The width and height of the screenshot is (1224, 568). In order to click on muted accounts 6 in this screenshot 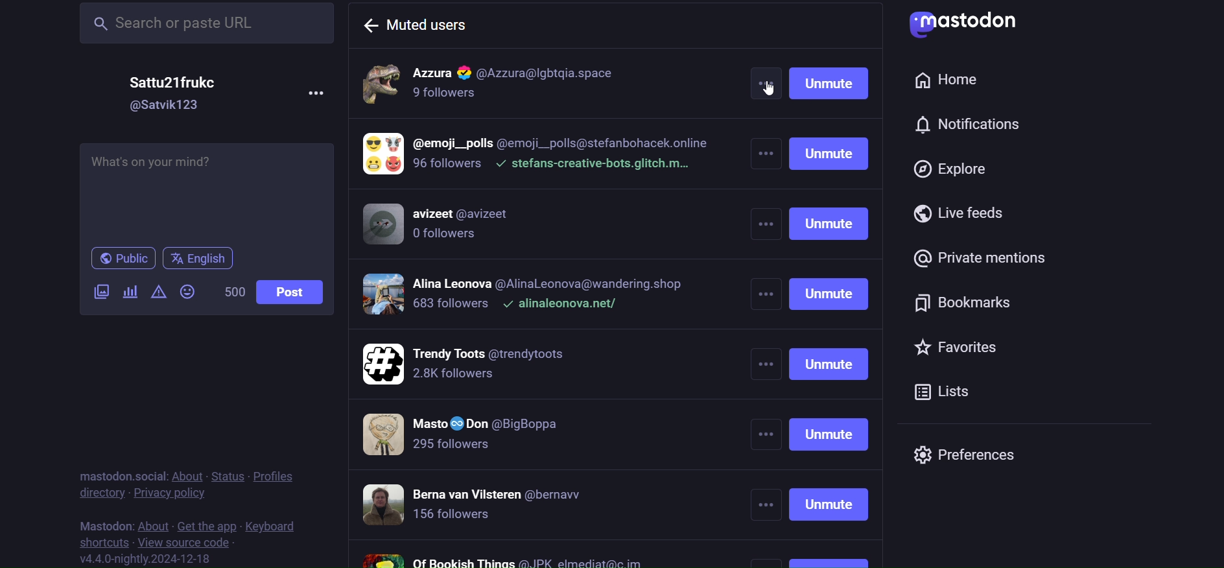, I will do `click(481, 438)`.